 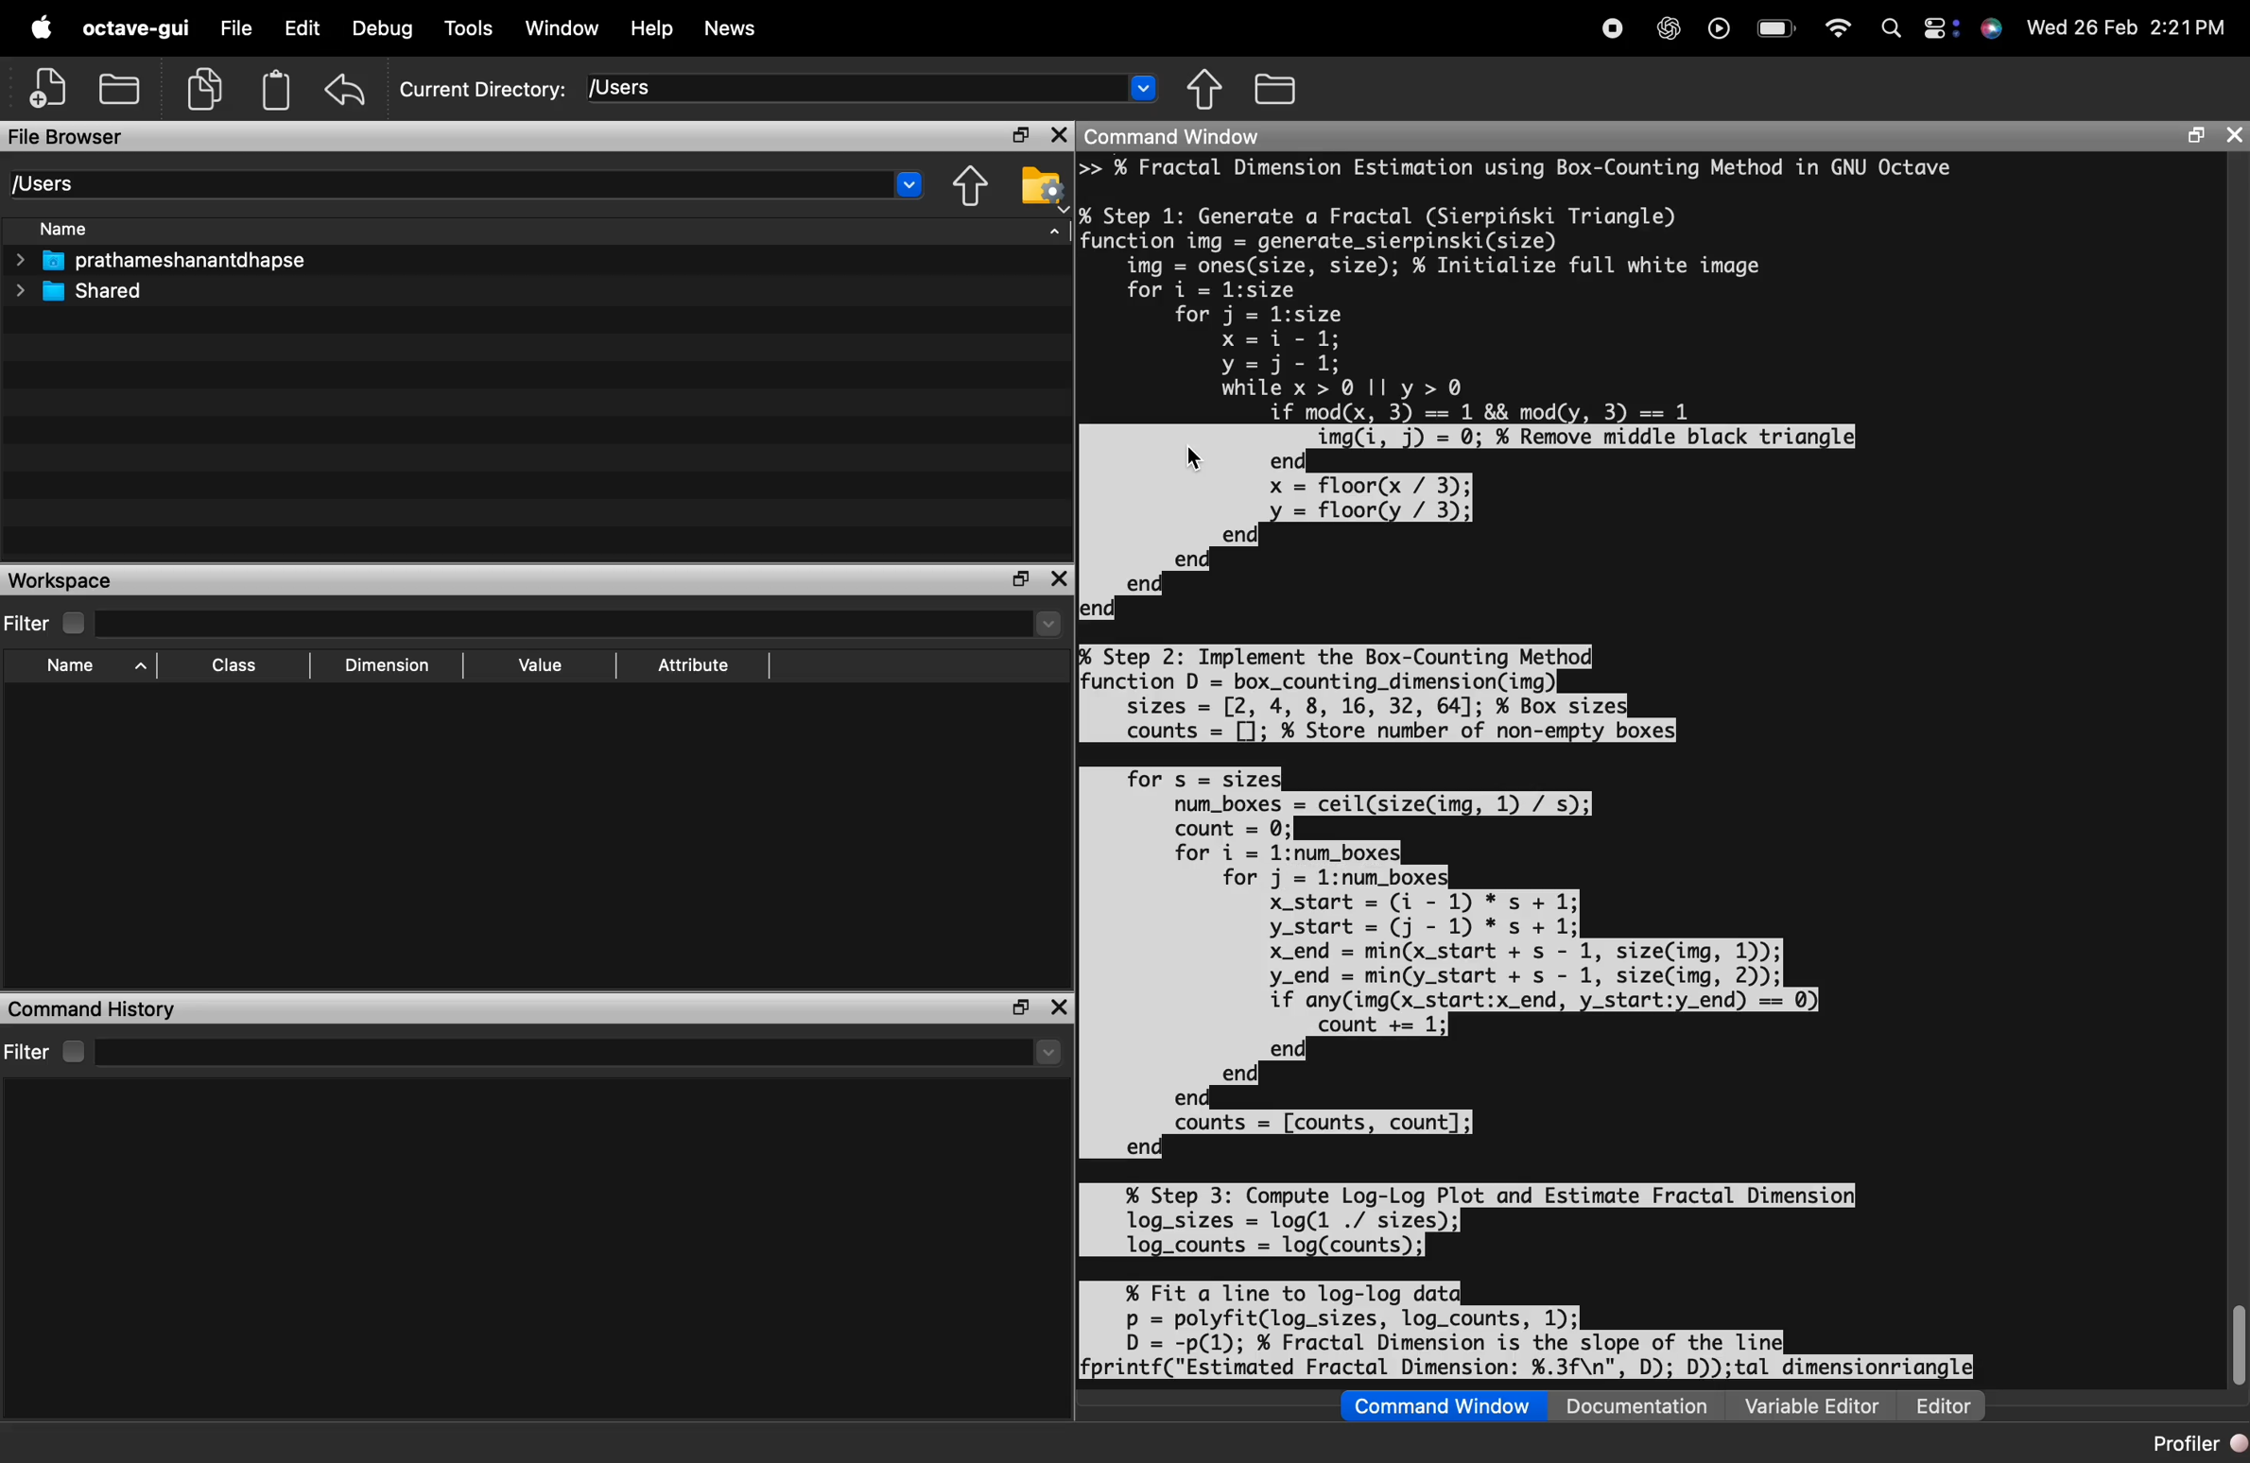 I want to click on Variable Editor, so click(x=1813, y=1406).